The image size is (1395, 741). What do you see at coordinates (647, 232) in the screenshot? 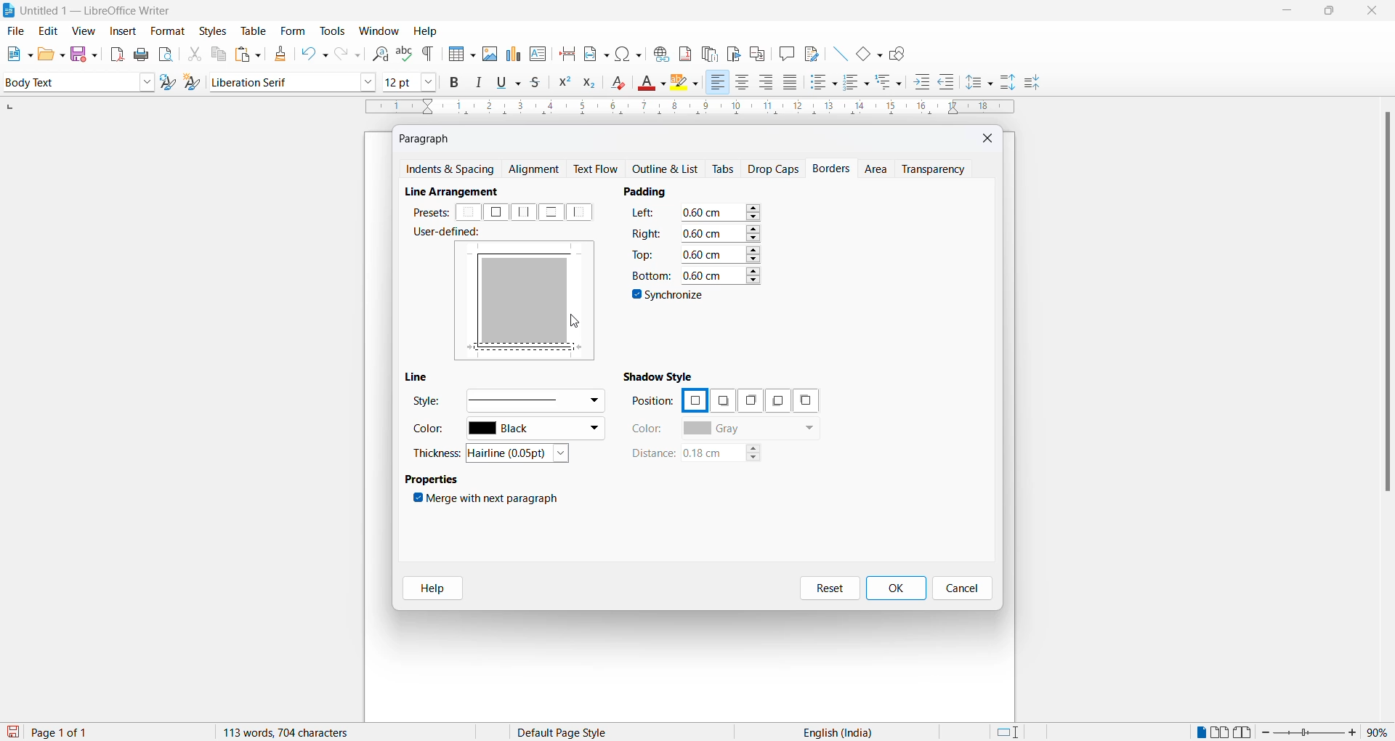
I see `right` at bounding box center [647, 232].